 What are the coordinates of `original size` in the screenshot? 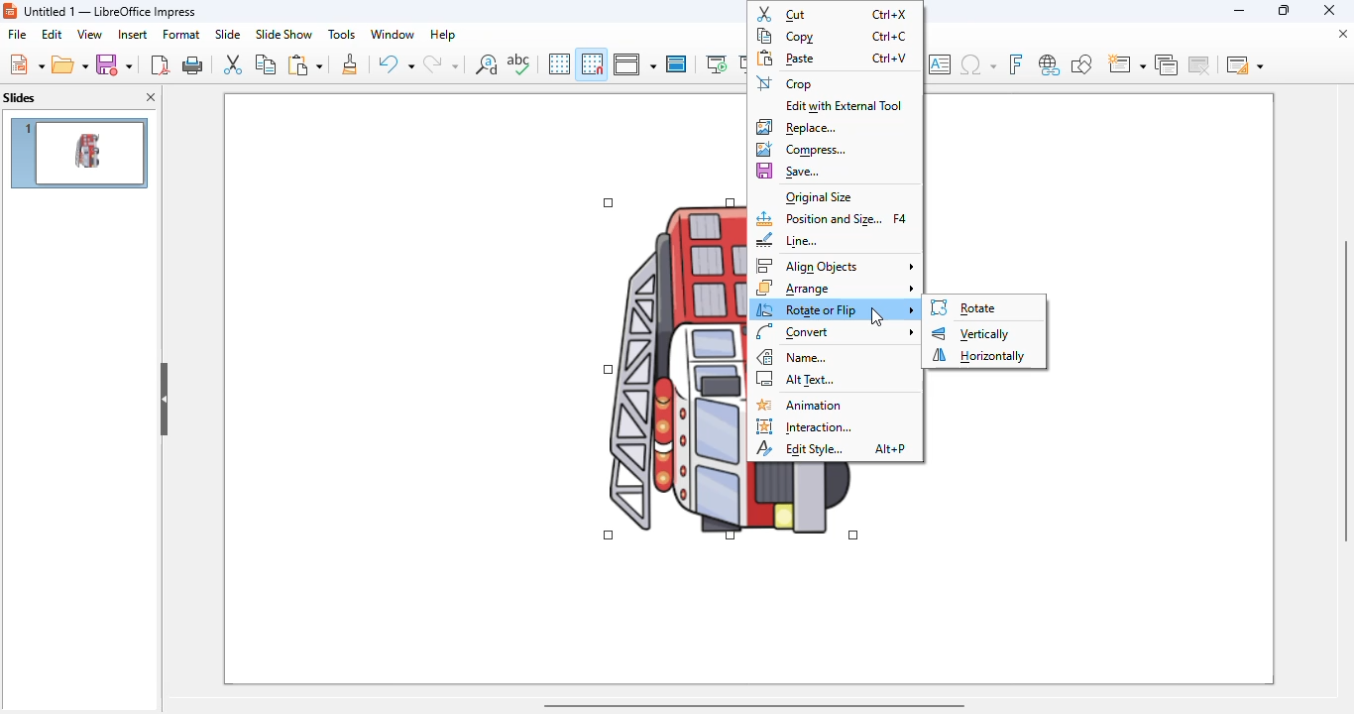 It's located at (818, 195).